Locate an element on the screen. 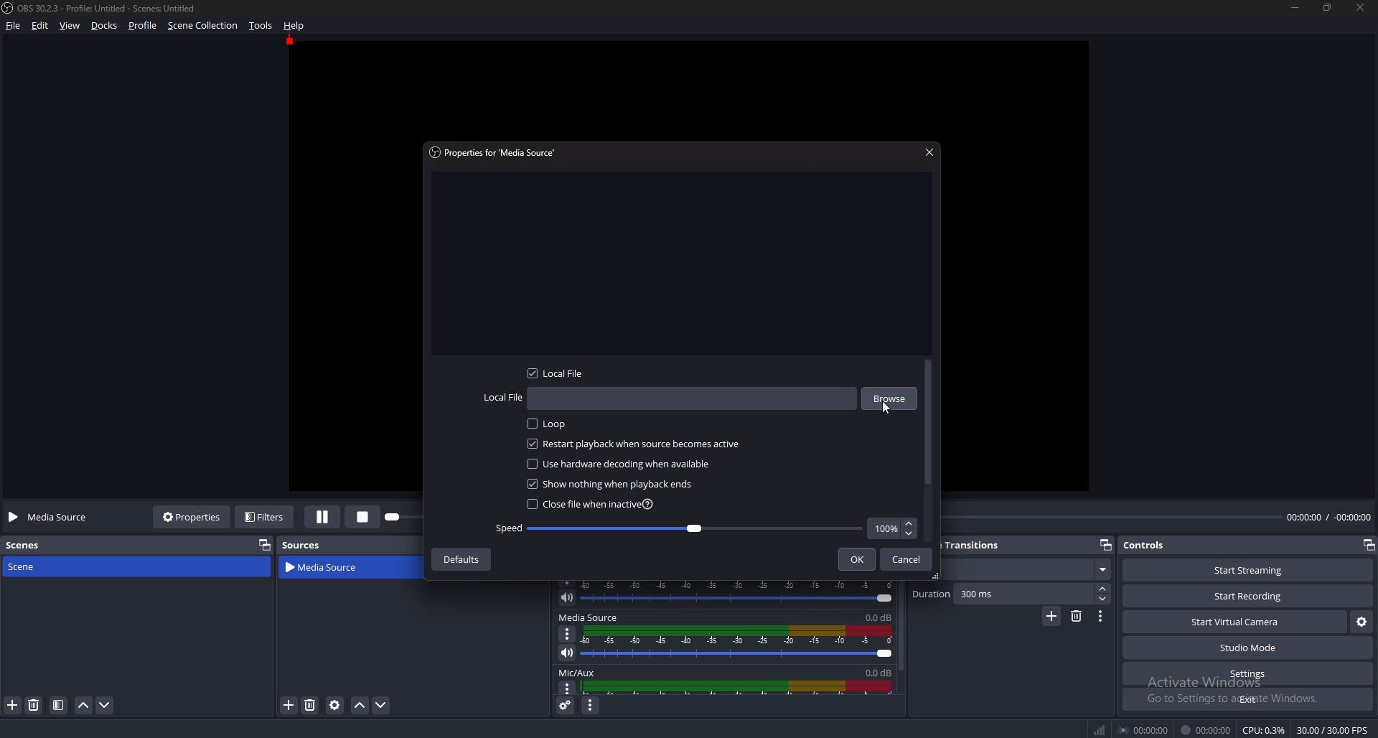 The height and width of the screenshot is (738, 1378). settings is located at coordinates (1246, 674).